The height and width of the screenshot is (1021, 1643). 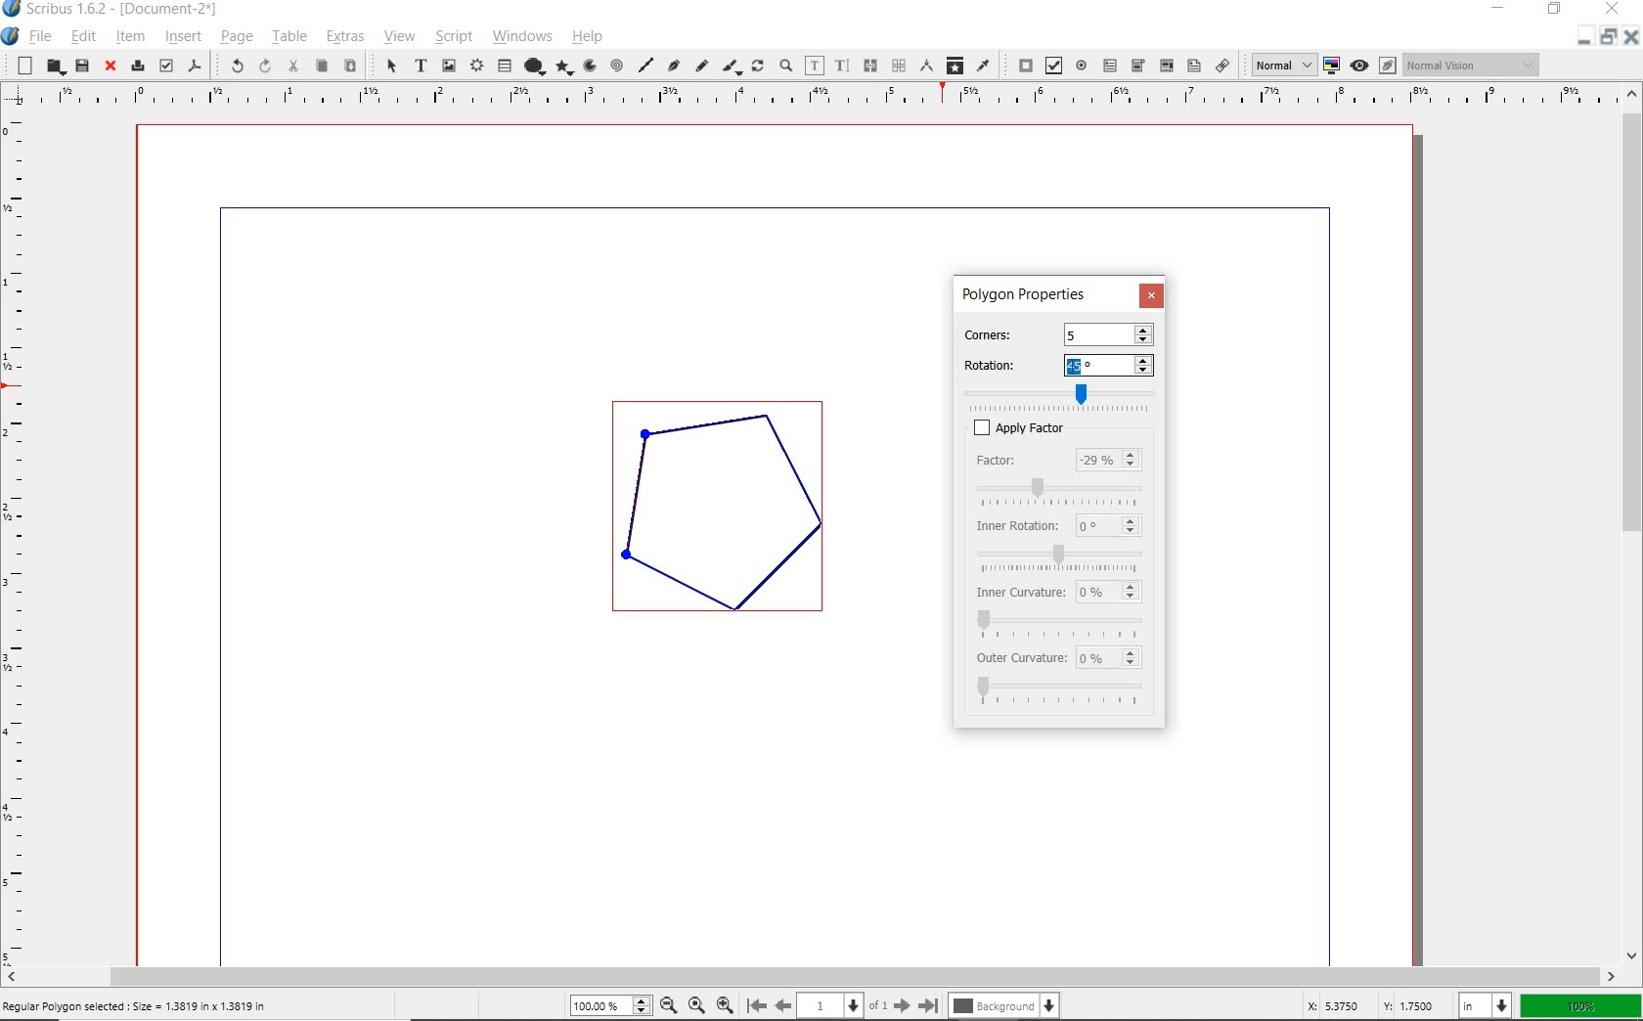 What do you see at coordinates (1004, 365) in the screenshot?
I see `ROTATION` at bounding box center [1004, 365].